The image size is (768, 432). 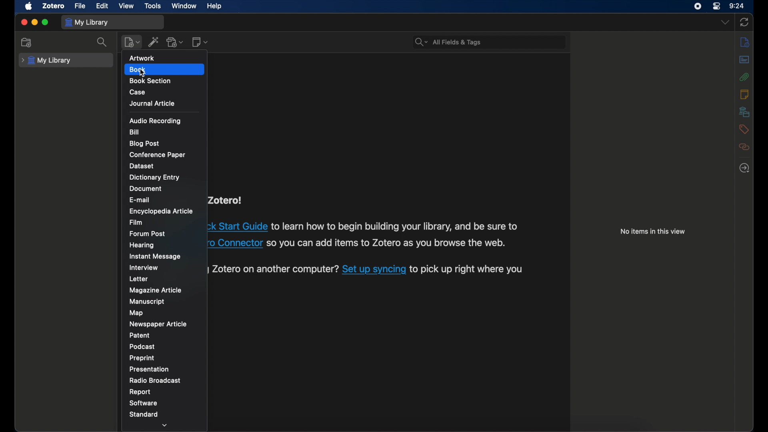 What do you see at coordinates (744, 112) in the screenshot?
I see `libraries` at bounding box center [744, 112].